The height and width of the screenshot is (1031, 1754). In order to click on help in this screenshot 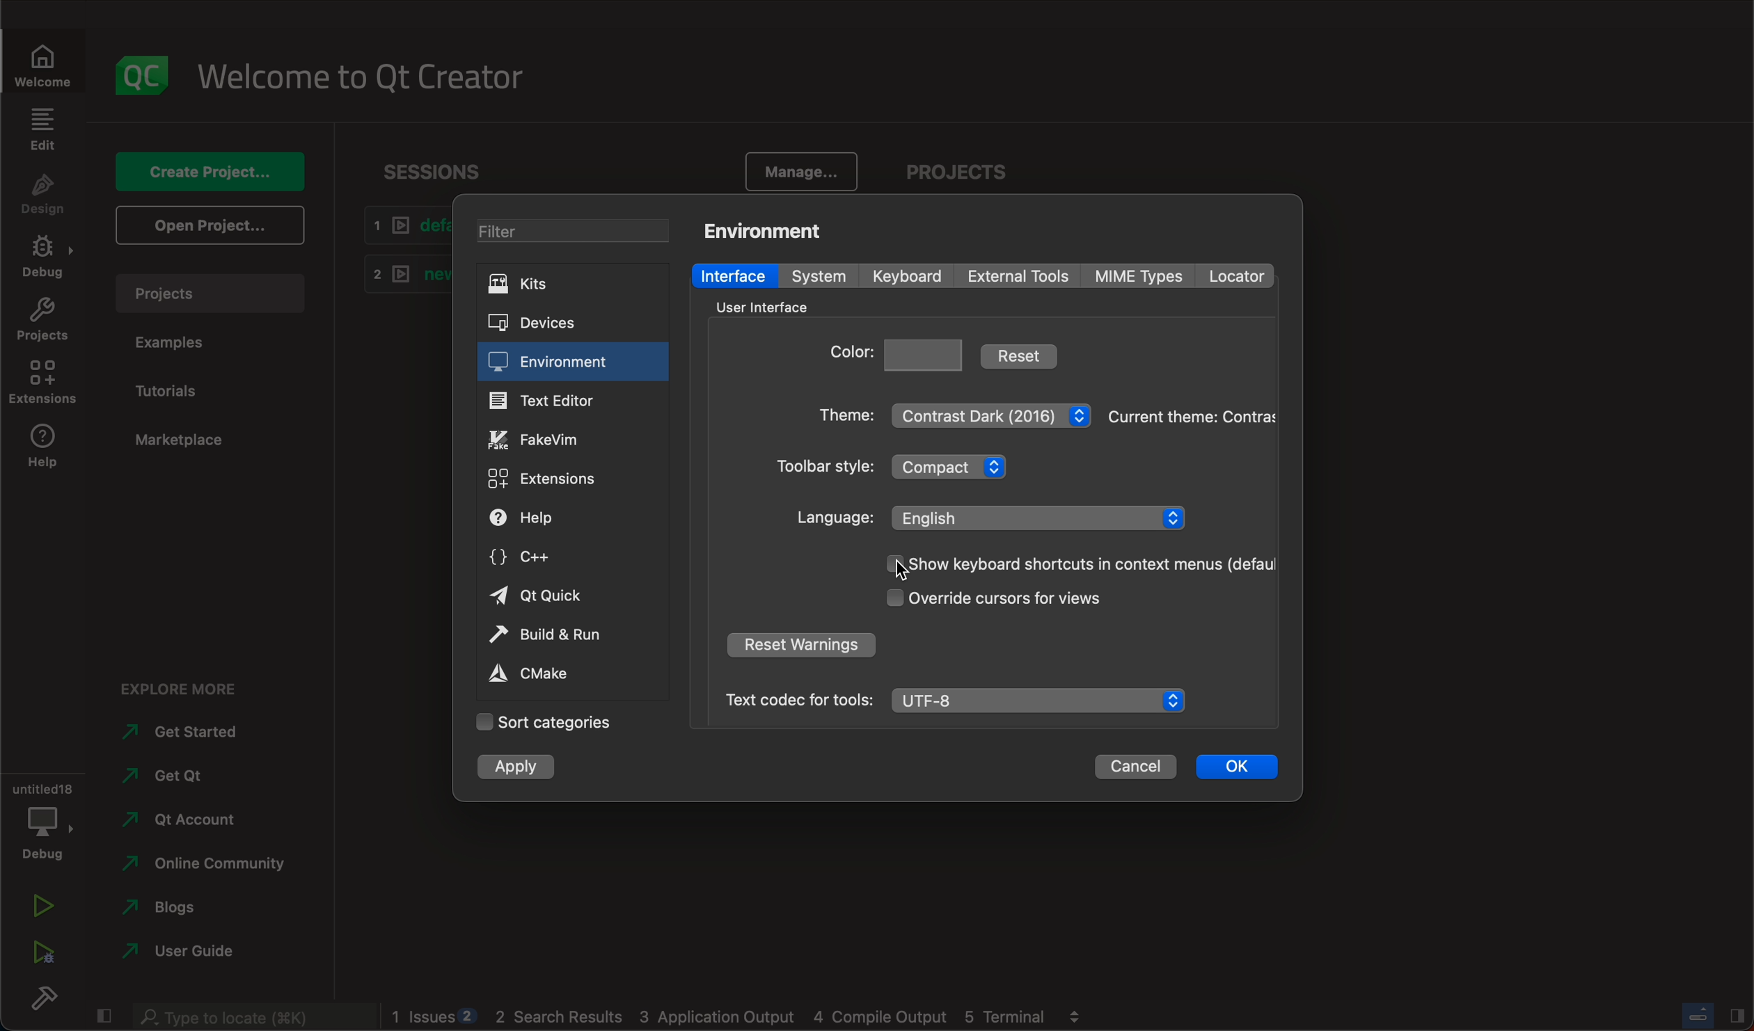, I will do `click(555, 520)`.